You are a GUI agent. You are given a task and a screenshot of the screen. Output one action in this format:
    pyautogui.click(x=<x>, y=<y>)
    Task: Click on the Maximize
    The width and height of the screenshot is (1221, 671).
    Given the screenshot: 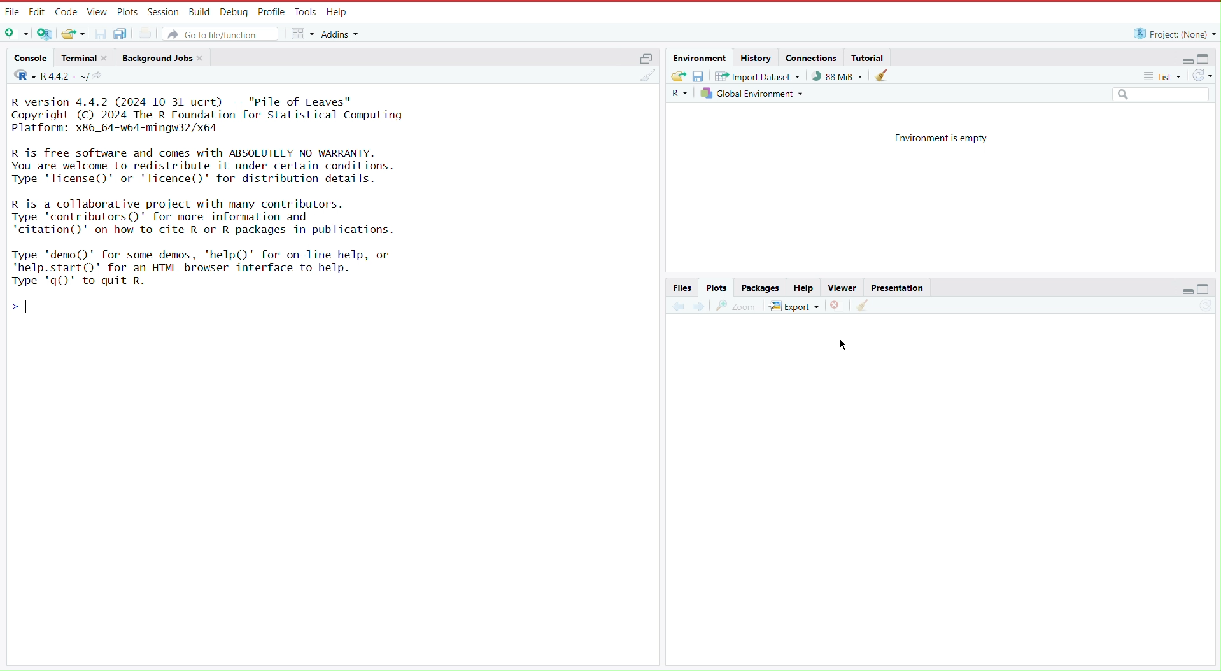 What is the action you would take?
    pyautogui.click(x=1205, y=290)
    